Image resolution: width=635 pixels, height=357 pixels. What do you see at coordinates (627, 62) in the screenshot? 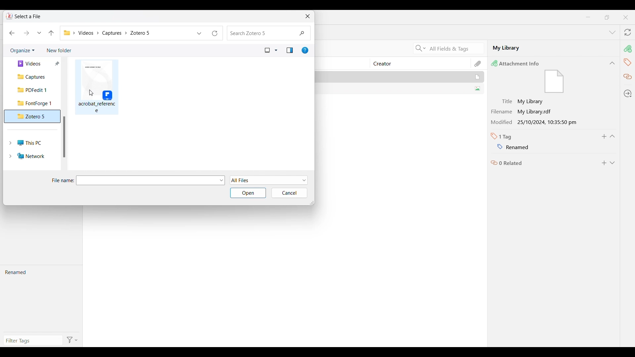
I see `Tags` at bounding box center [627, 62].